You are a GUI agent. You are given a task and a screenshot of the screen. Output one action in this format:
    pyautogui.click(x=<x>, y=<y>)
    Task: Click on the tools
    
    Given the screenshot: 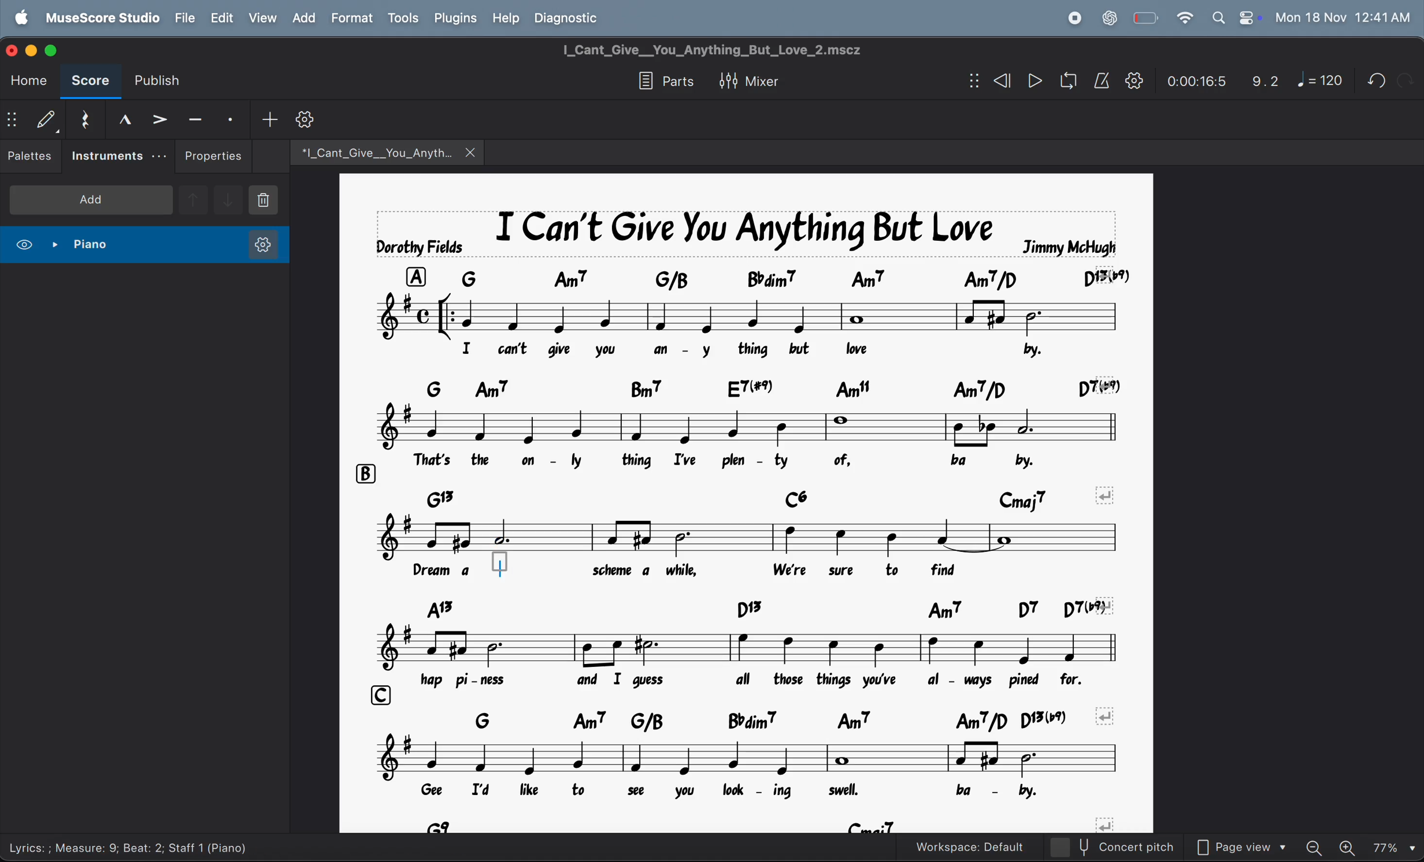 What is the action you would take?
    pyautogui.click(x=405, y=18)
    